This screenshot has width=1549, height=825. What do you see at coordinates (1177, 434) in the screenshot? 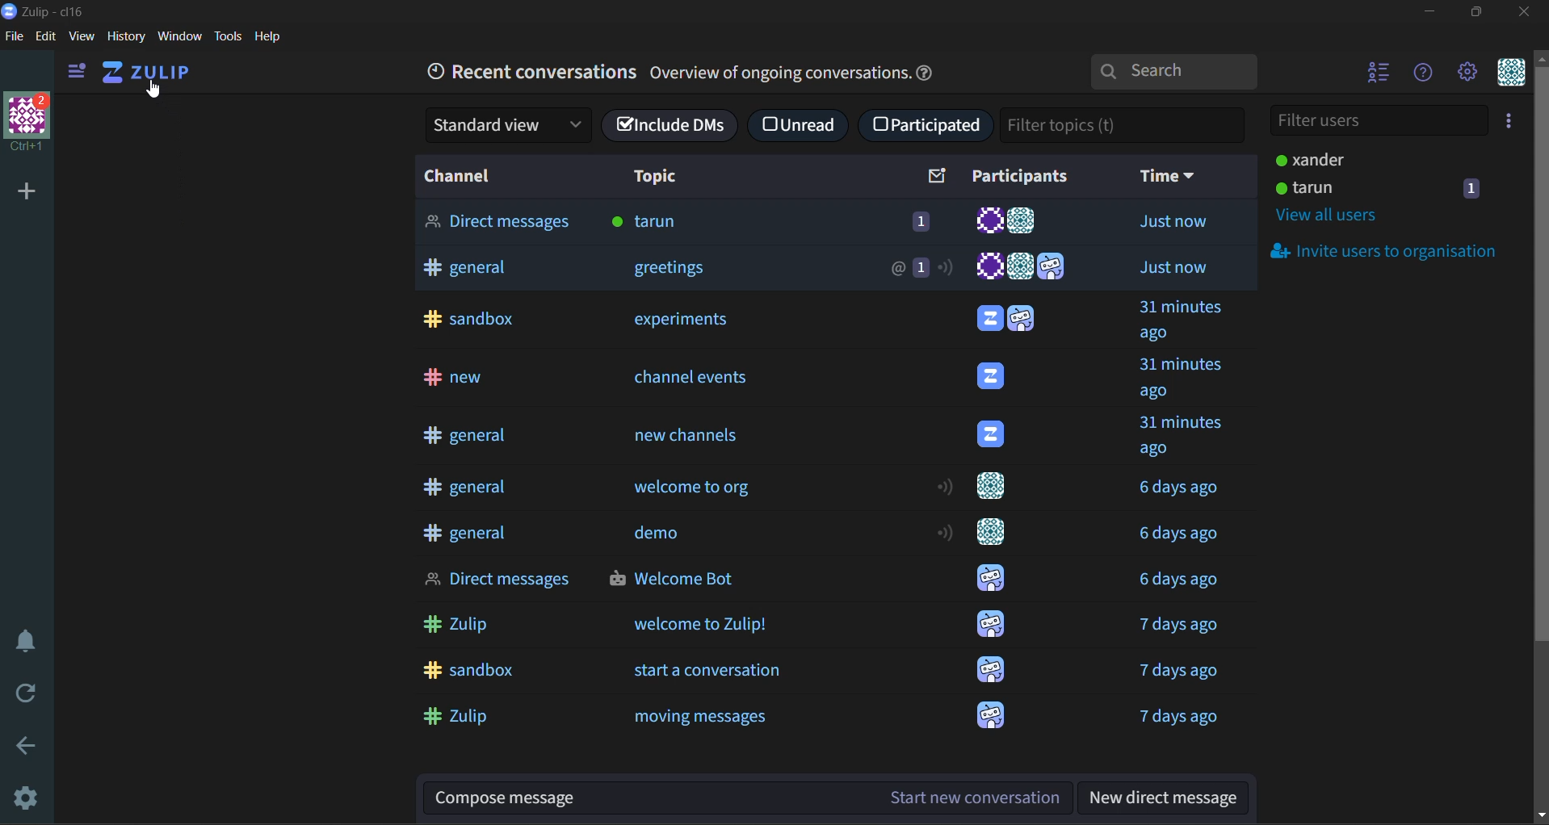
I see `Time` at bounding box center [1177, 434].